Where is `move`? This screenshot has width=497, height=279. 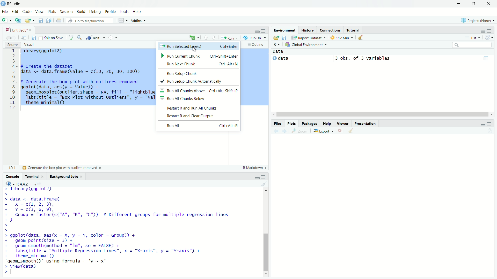 move is located at coordinates (24, 38).